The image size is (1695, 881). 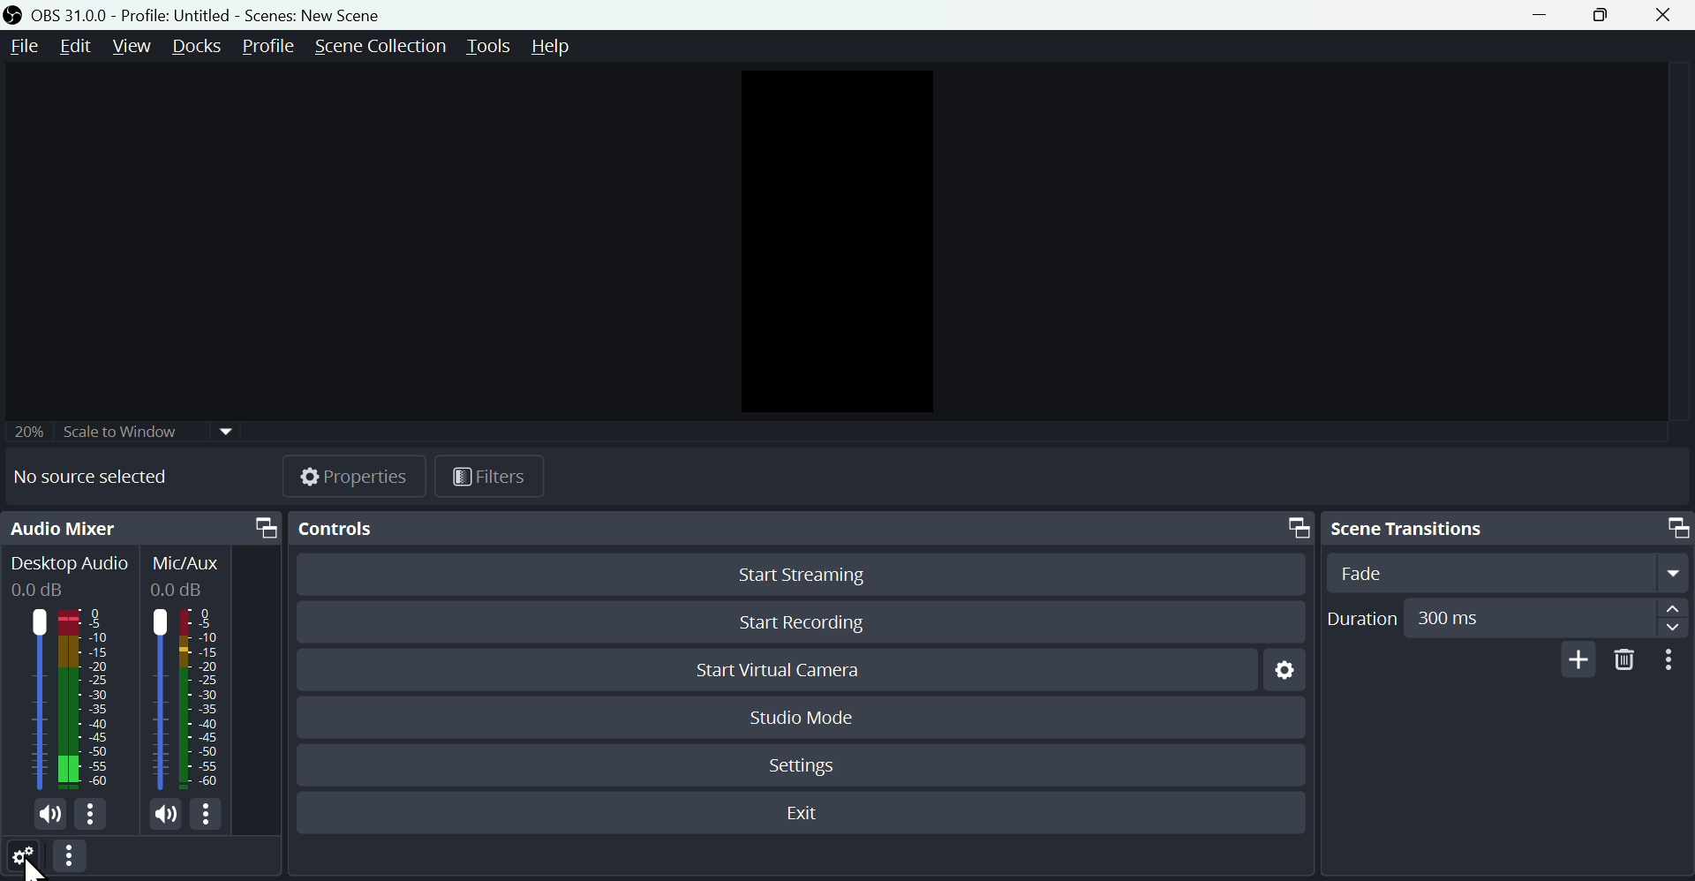 I want to click on Delete, so click(x=1627, y=659).